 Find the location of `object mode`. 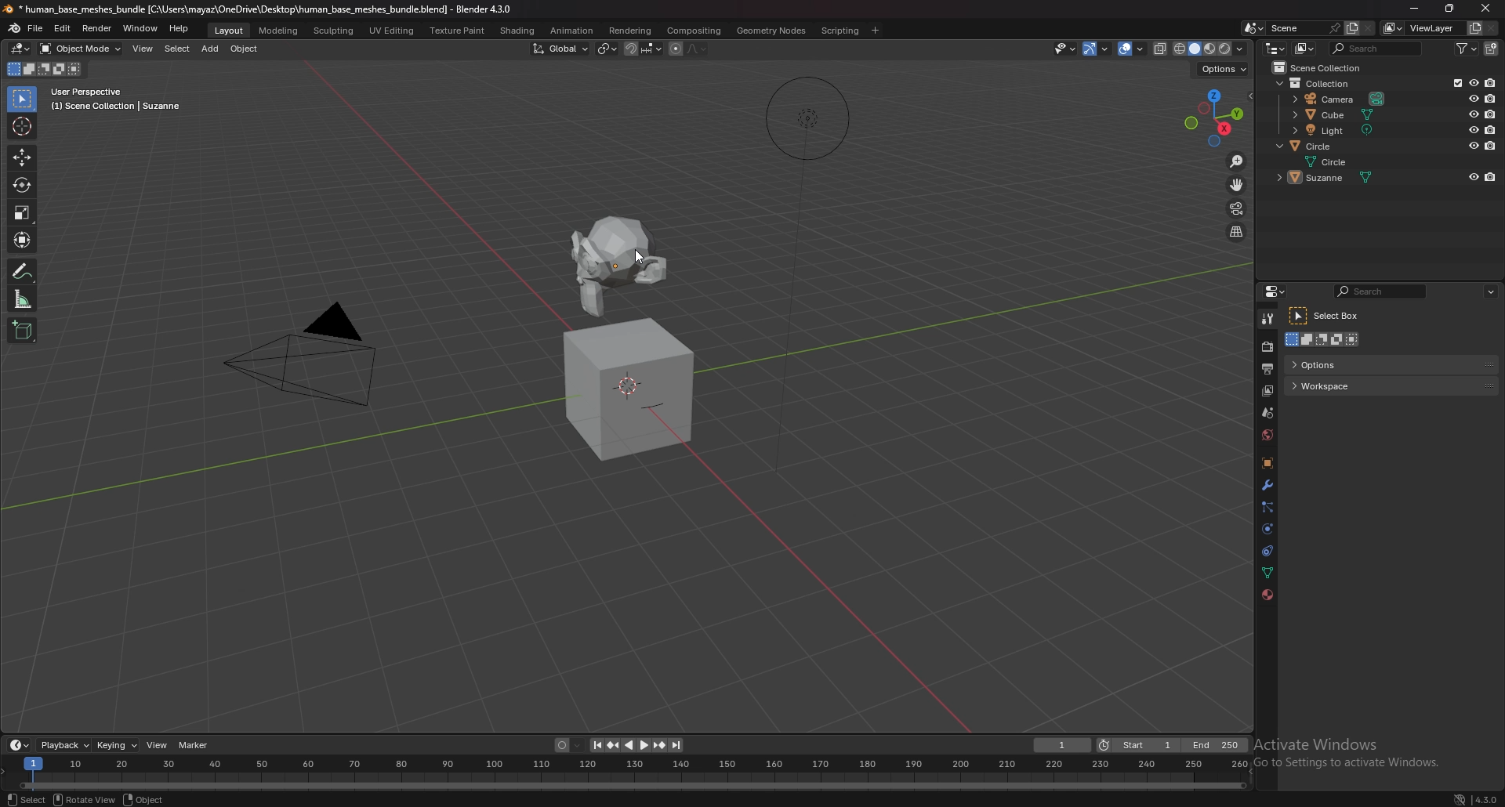

object mode is located at coordinates (81, 49).